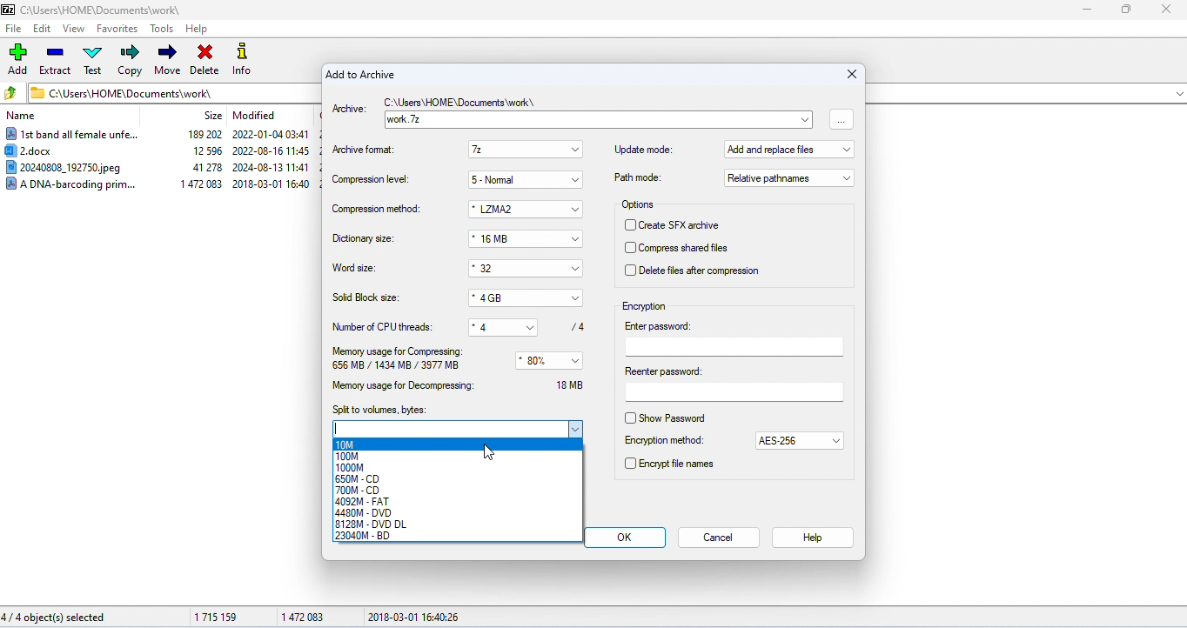 Image resolution: width=1187 pixels, height=628 pixels. What do you see at coordinates (365, 513) in the screenshot?
I see `4480M-DVD` at bounding box center [365, 513].